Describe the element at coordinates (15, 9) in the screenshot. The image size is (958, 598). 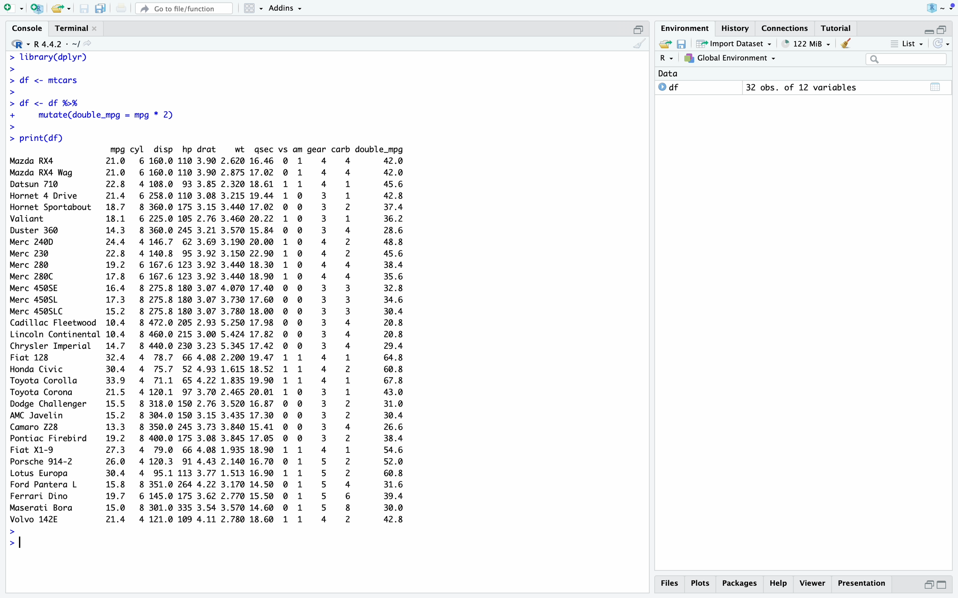
I see `Add file as` at that location.